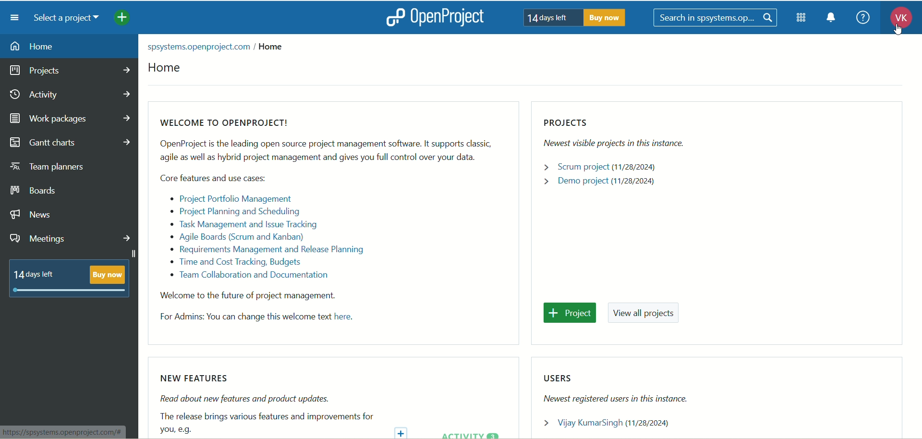 The height and width of the screenshot is (439, 922). What do you see at coordinates (35, 190) in the screenshot?
I see `boards` at bounding box center [35, 190].